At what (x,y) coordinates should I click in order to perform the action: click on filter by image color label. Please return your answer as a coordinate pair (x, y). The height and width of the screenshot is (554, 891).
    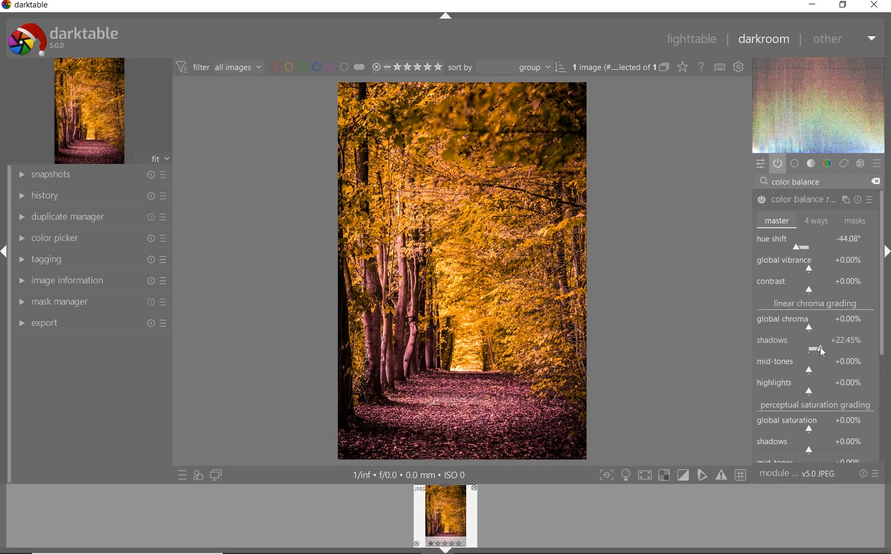
    Looking at the image, I should click on (317, 67).